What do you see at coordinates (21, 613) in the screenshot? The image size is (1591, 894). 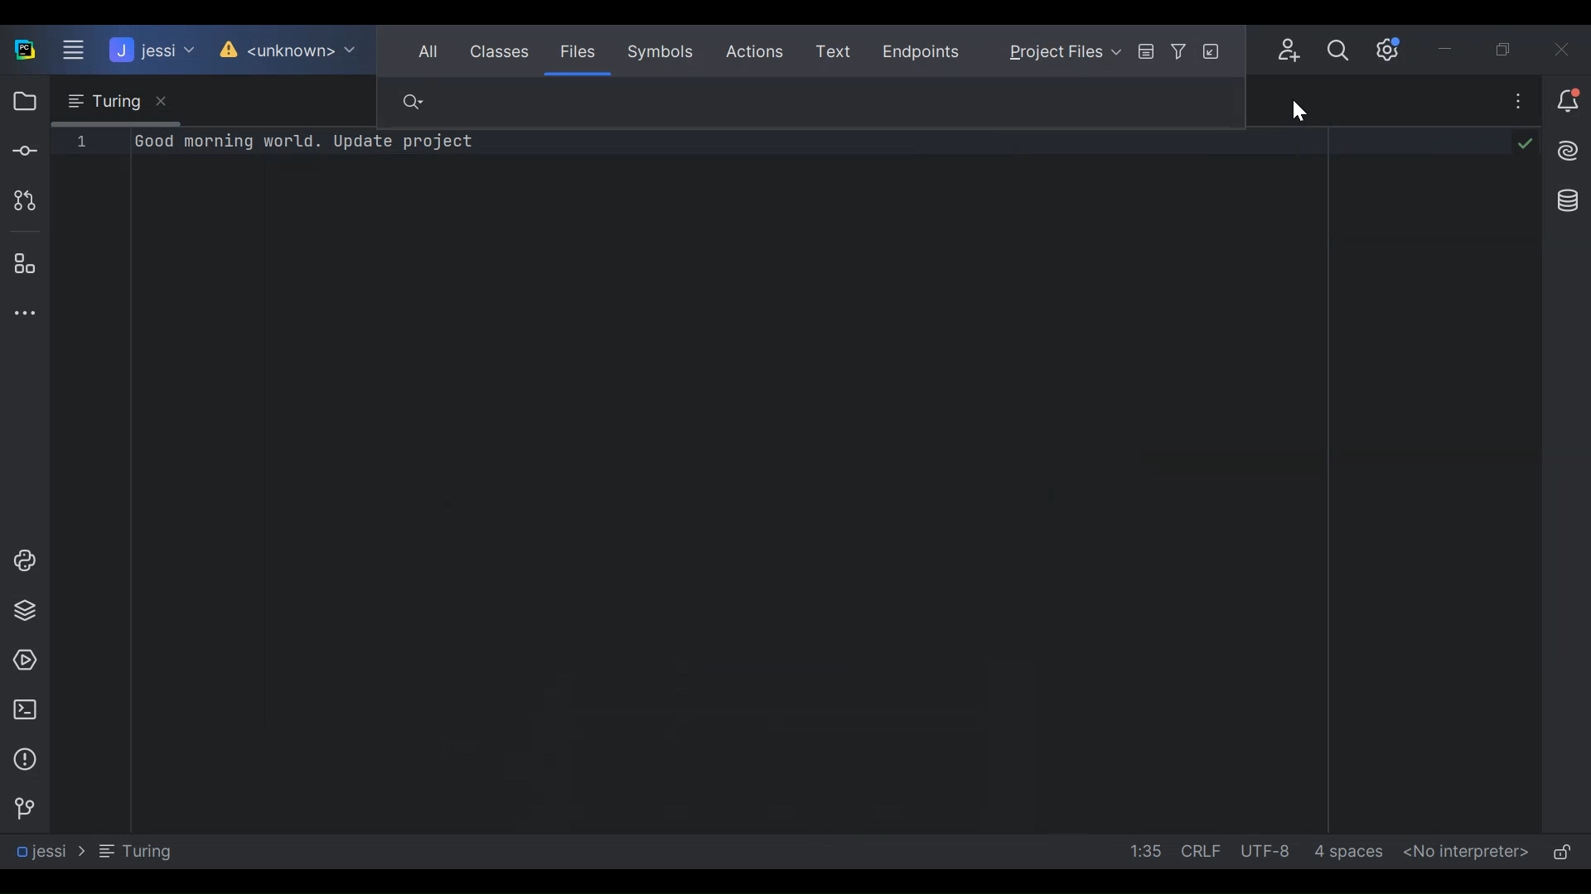 I see `Python Packages` at bounding box center [21, 613].